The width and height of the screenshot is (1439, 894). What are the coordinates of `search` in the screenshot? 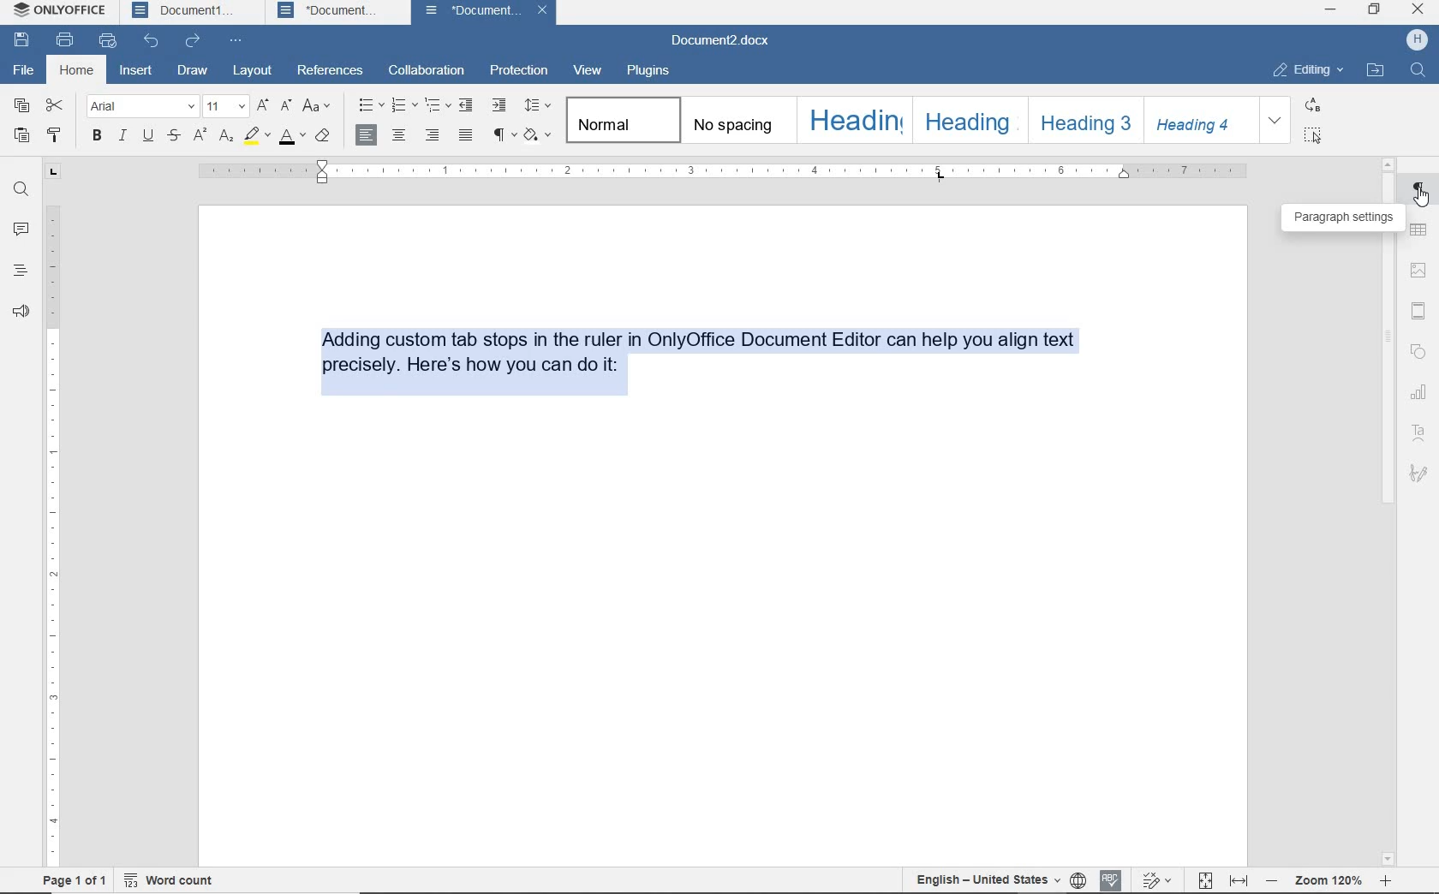 It's located at (1418, 74).